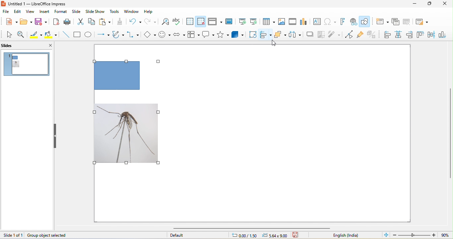 Image resolution: width=453 pixels, height=239 pixels. Describe the element at coordinates (14, 46) in the screenshot. I see `slides` at that location.